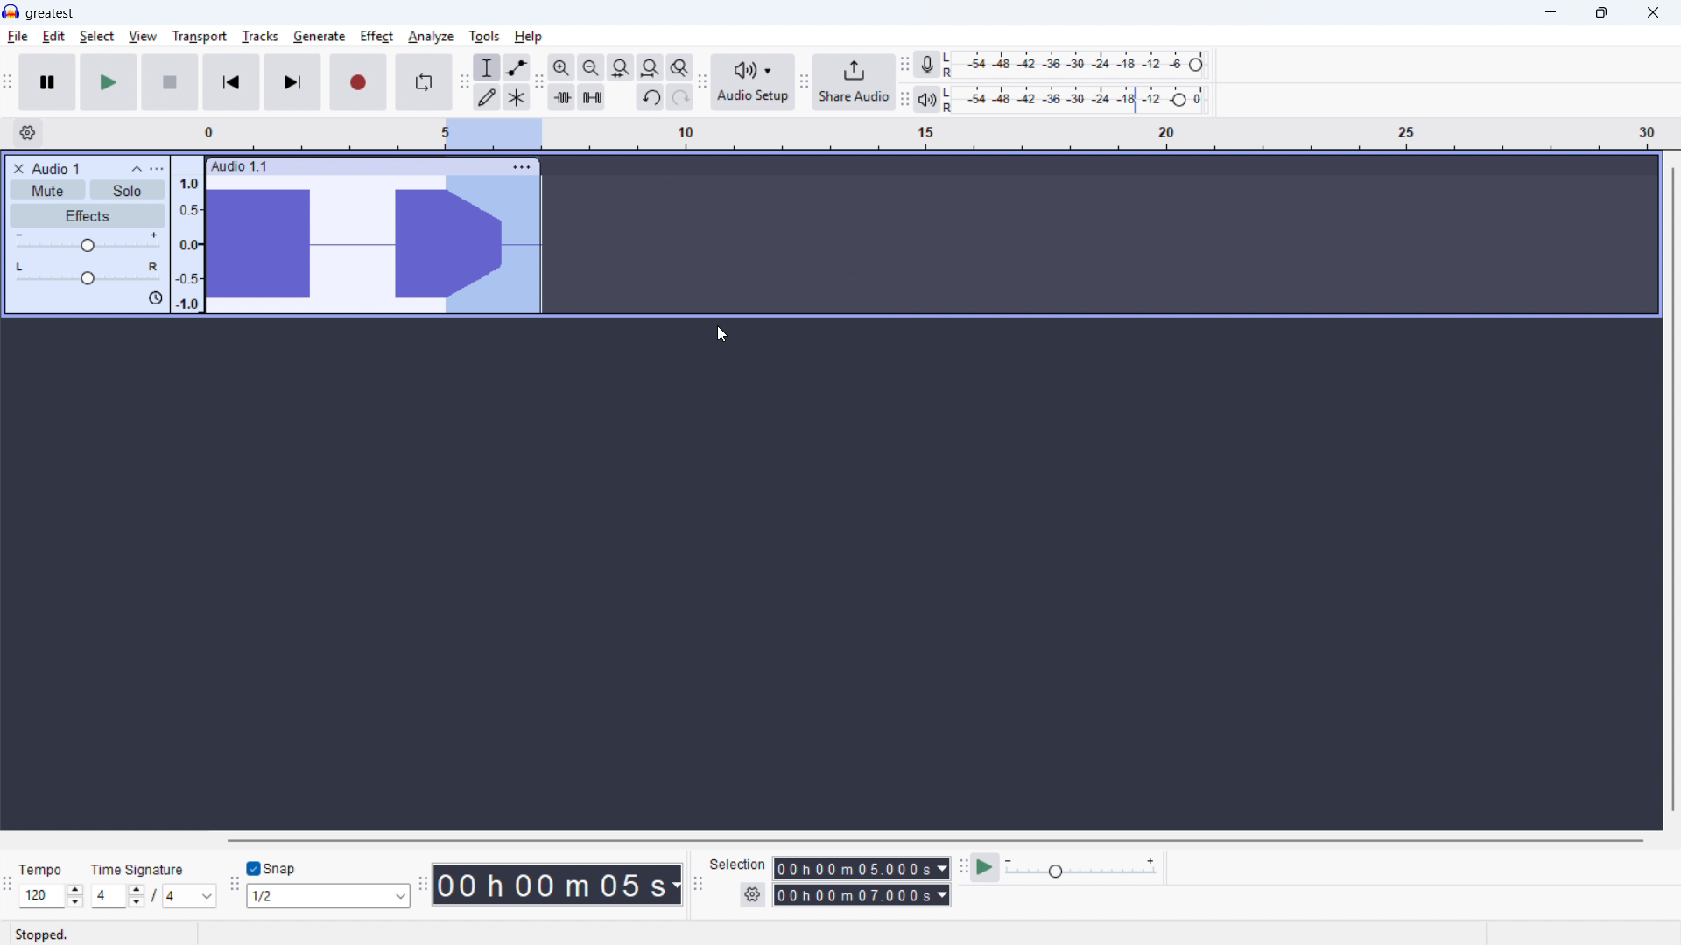 The image size is (1681, 945). What do you see at coordinates (651, 97) in the screenshot?
I see `Undo ` at bounding box center [651, 97].